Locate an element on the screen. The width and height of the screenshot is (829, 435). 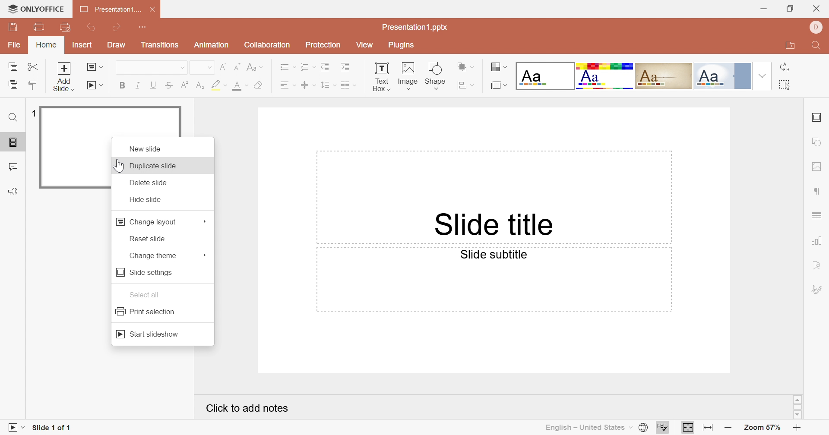
Align Middle is located at coordinates (309, 84).